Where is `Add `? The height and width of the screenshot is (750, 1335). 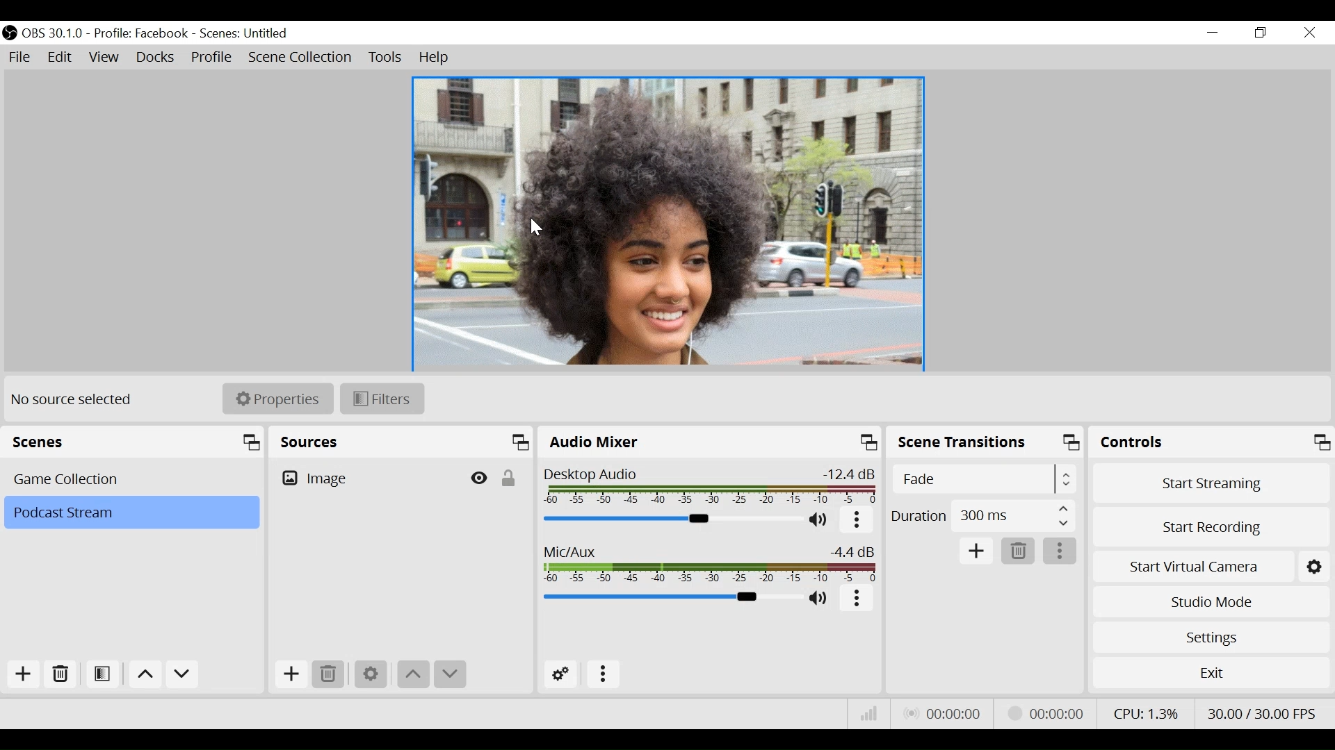
Add  is located at coordinates (24, 674).